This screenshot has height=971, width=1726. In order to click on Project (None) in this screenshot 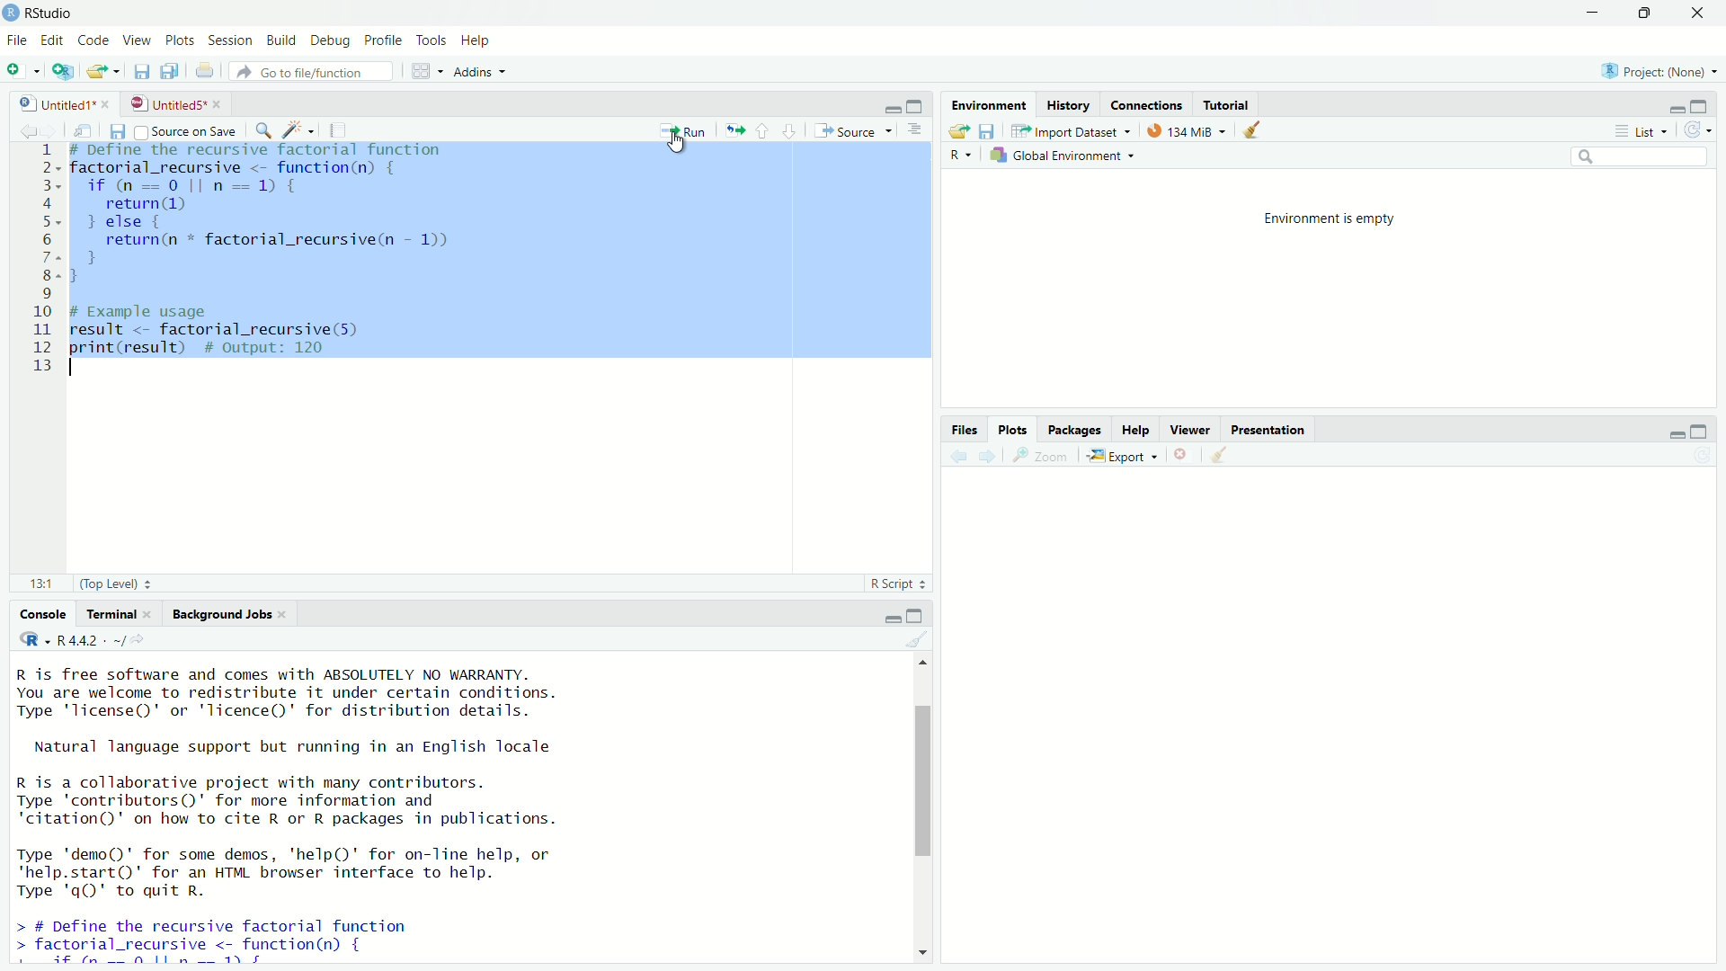, I will do `click(1657, 73)`.